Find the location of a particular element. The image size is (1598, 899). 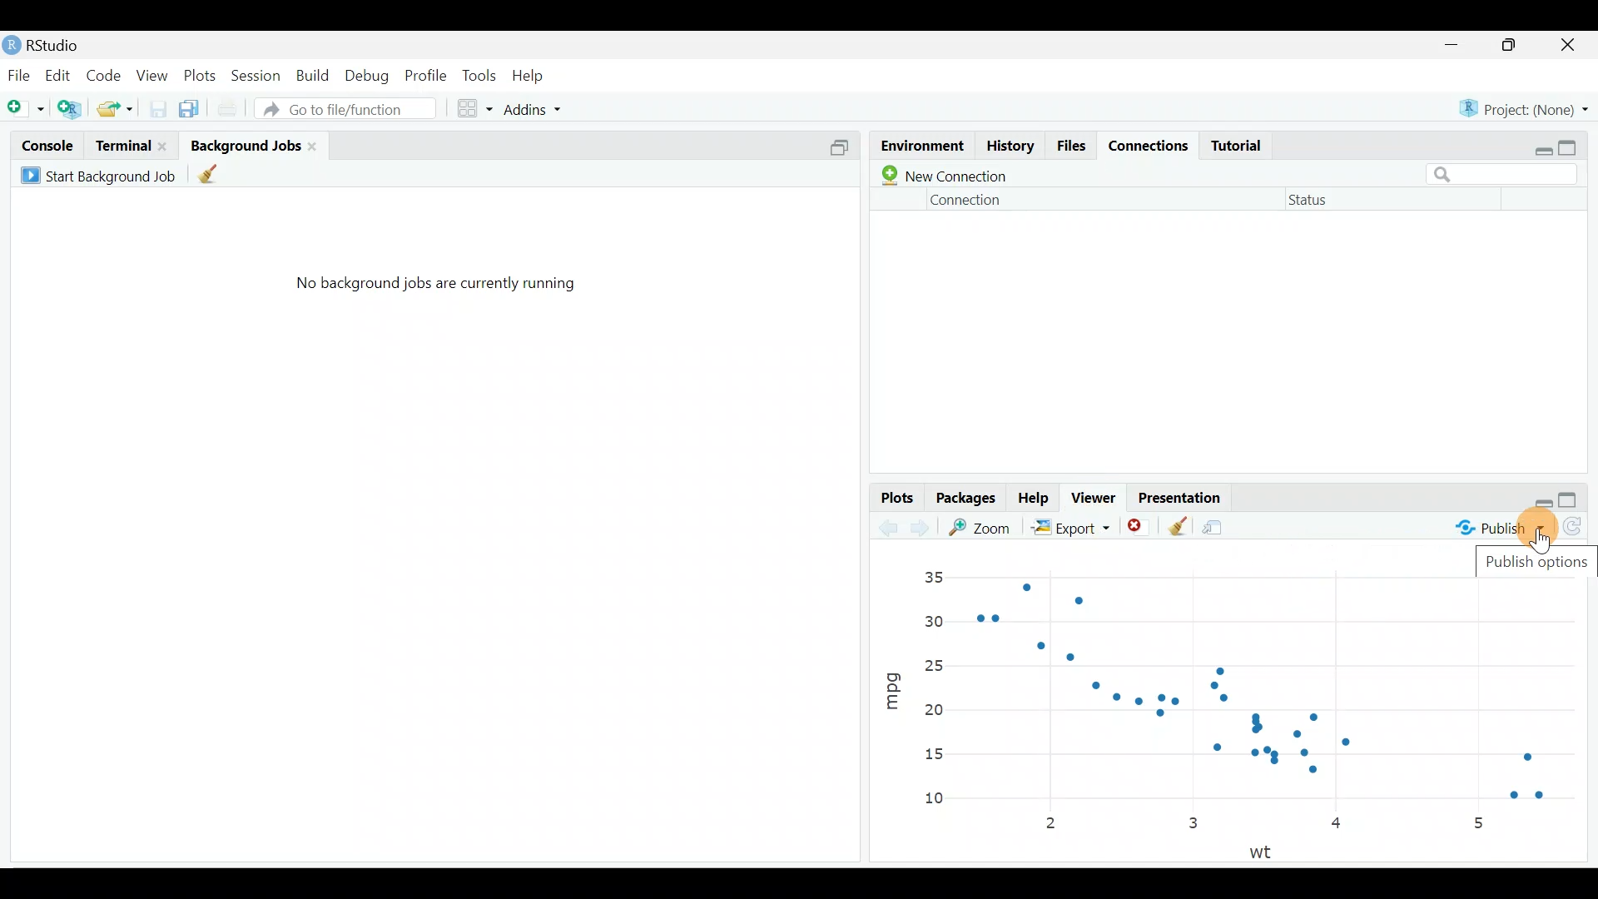

open an existing file is located at coordinates (117, 106).